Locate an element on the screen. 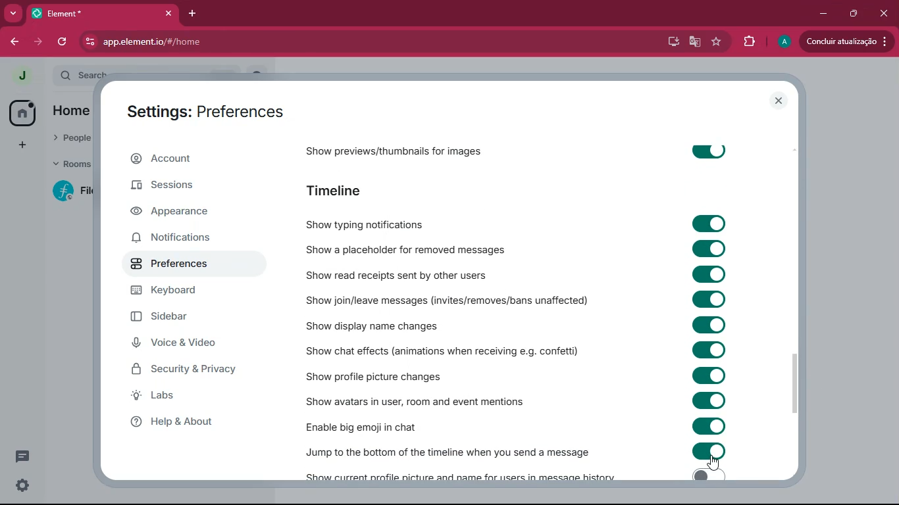 This screenshot has width=899, height=505. show avatars in user, room and event mentions is located at coordinates (420, 400).